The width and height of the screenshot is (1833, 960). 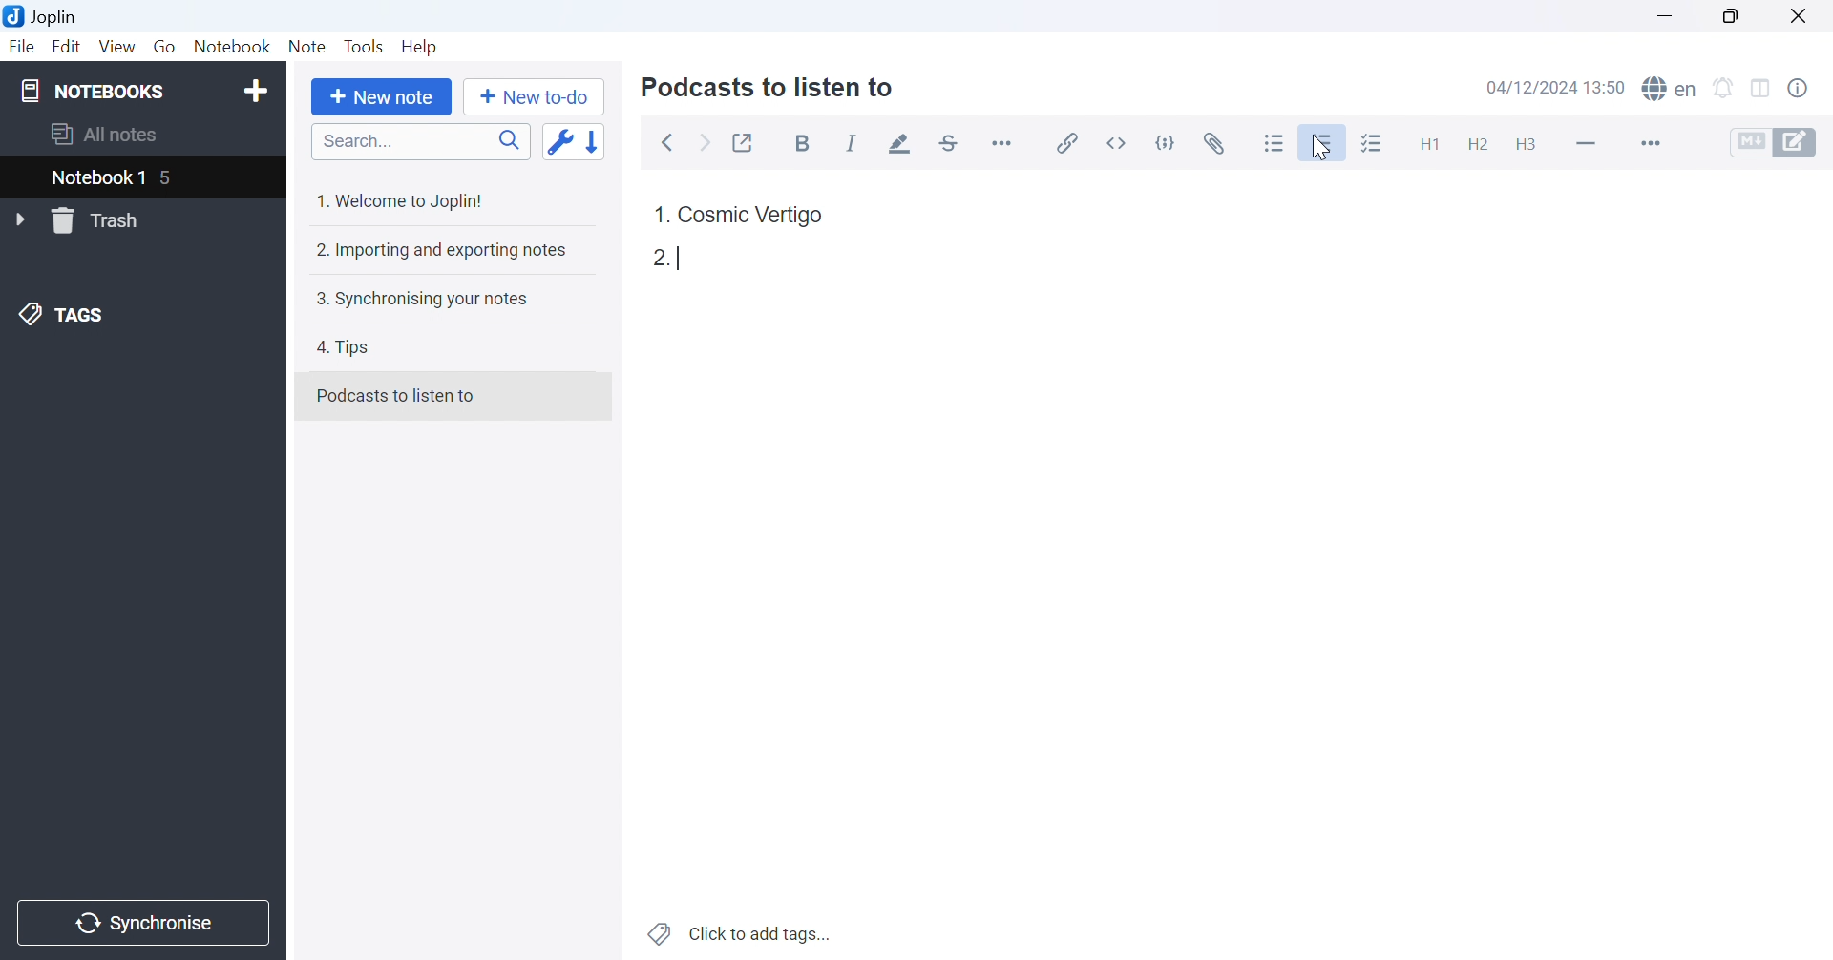 I want to click on Strikethrough, so click(x=950, y=141).